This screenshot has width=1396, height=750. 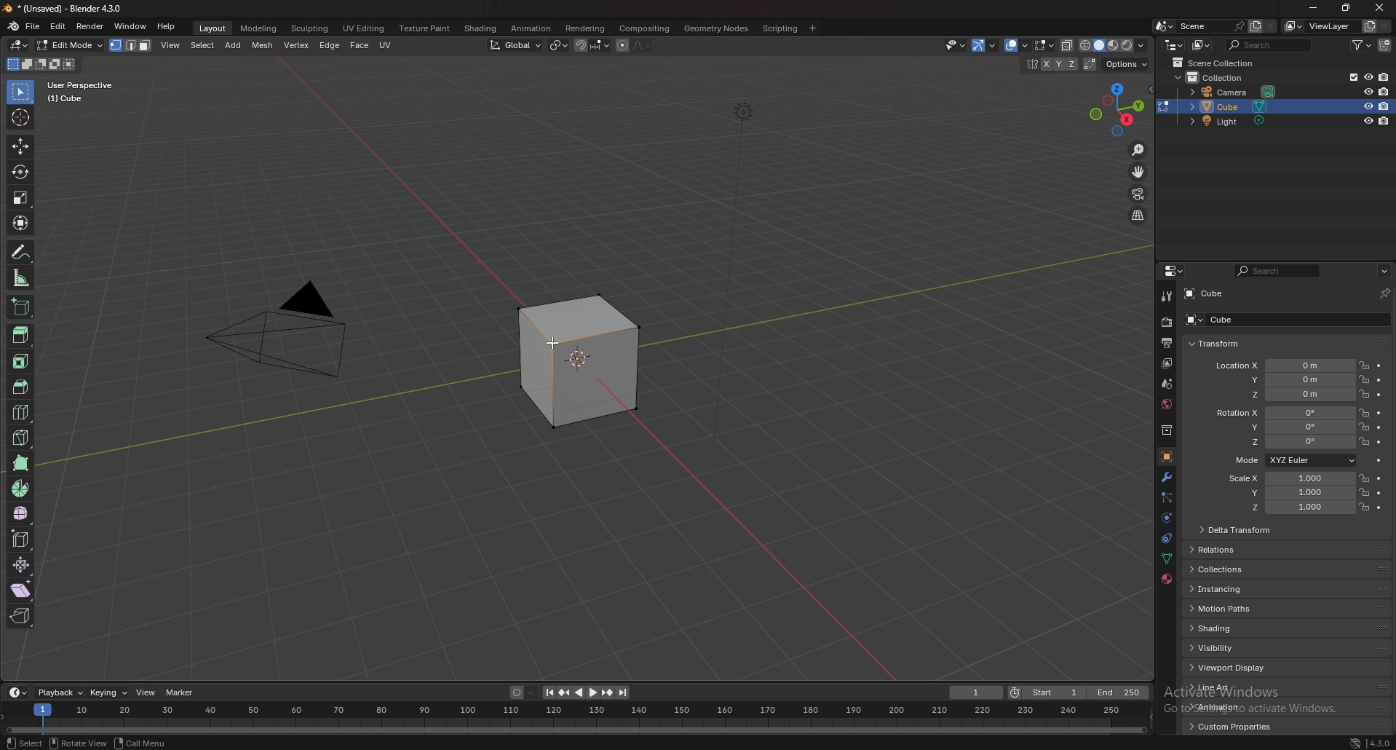 I want to click on zoom, so click(x=1139, y=151).